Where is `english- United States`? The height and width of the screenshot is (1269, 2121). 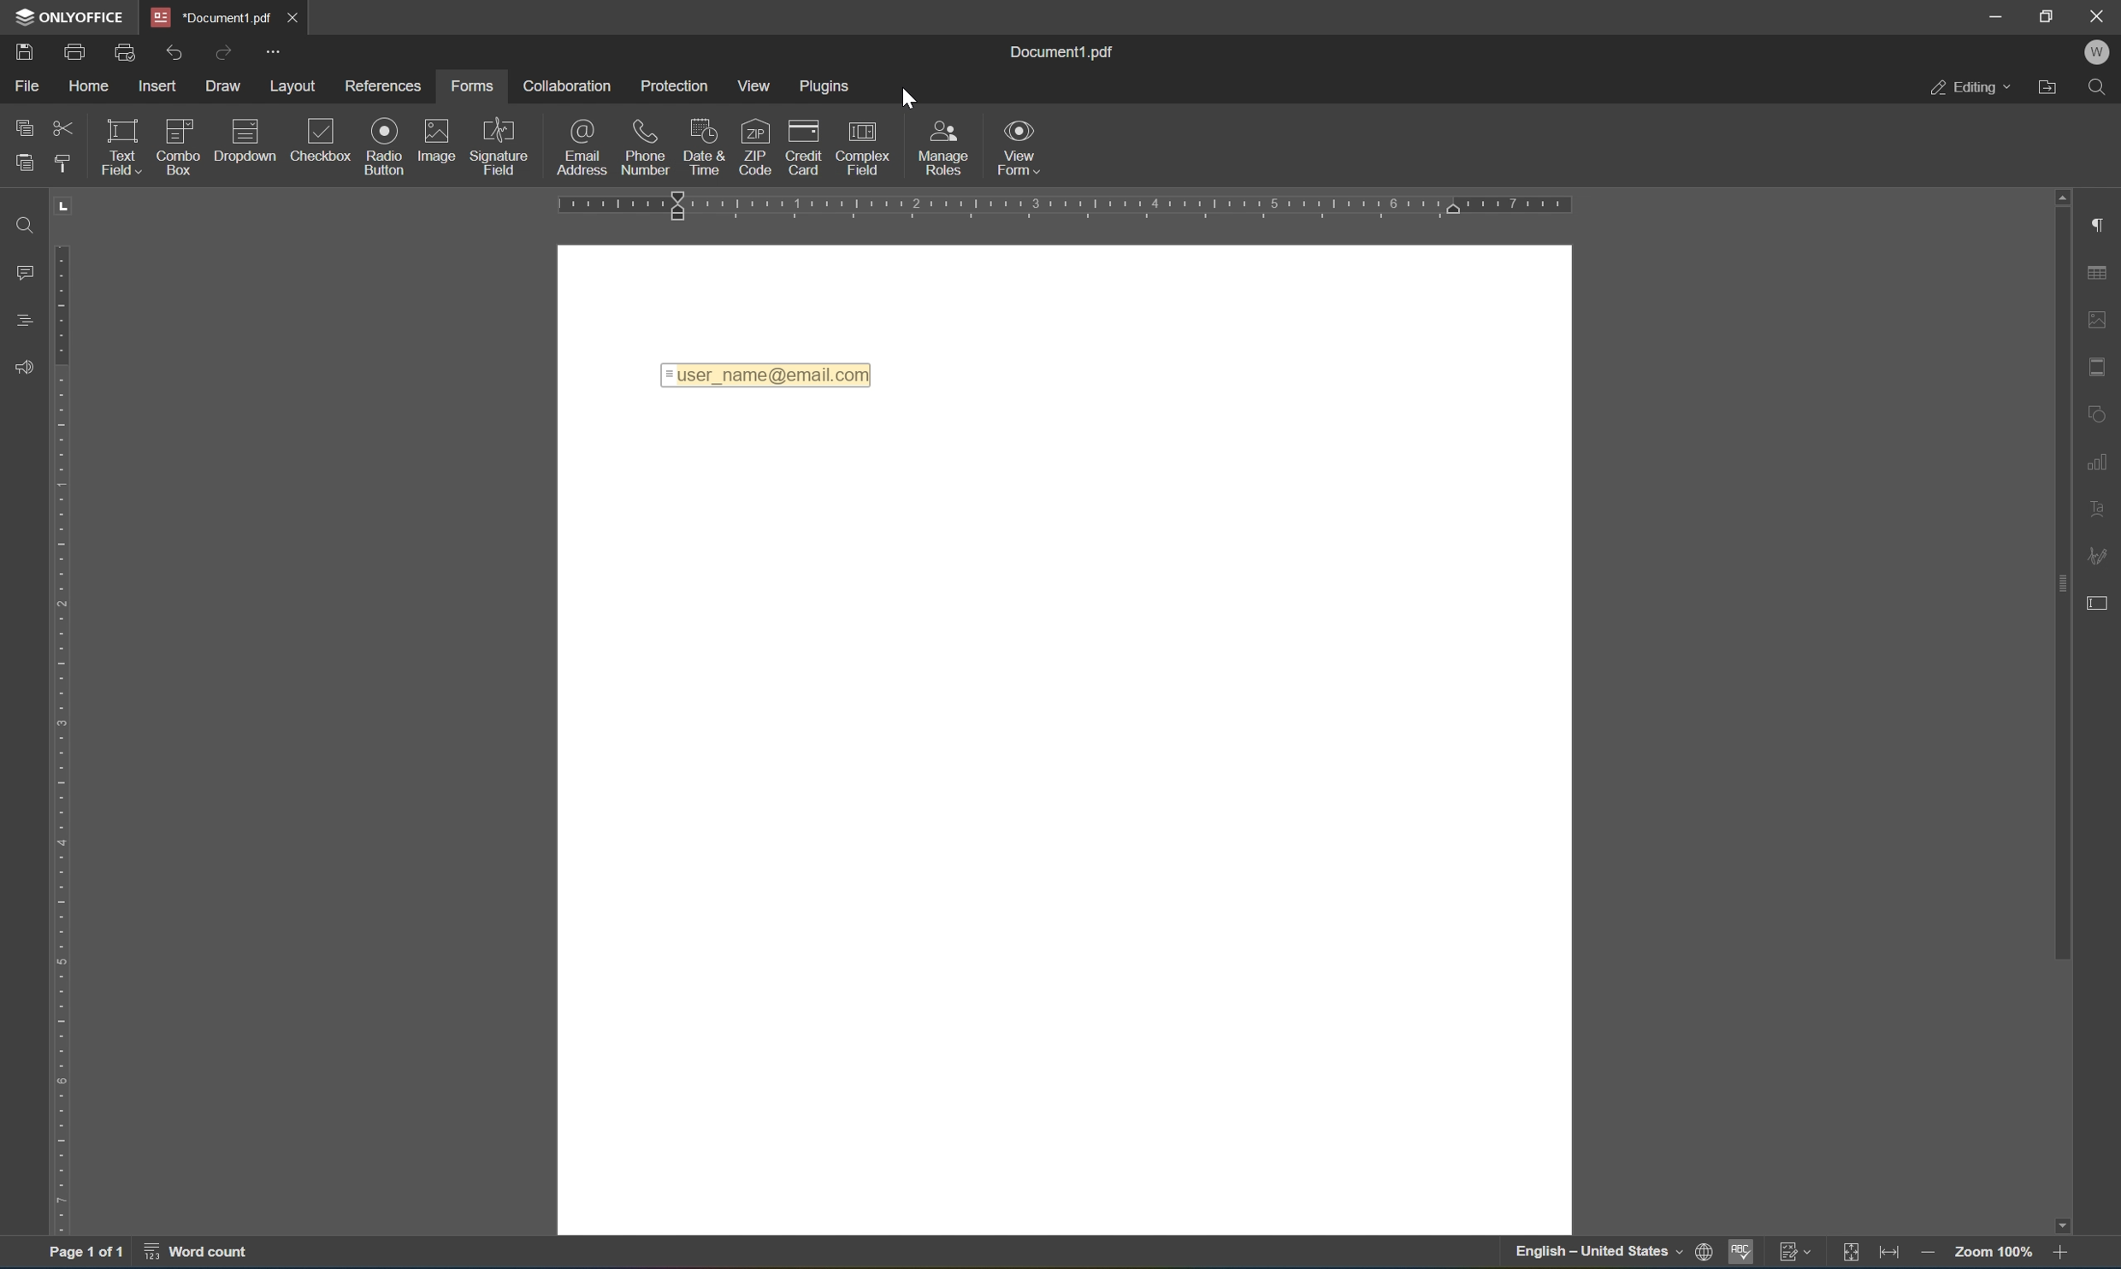 english- United States is located at coordinates (1590, 1253).